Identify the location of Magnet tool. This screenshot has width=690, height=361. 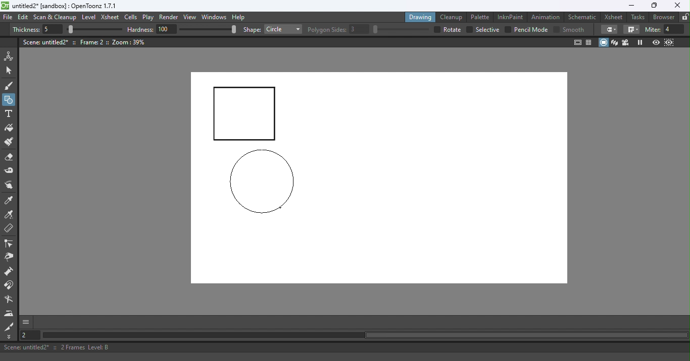
(10, 272).